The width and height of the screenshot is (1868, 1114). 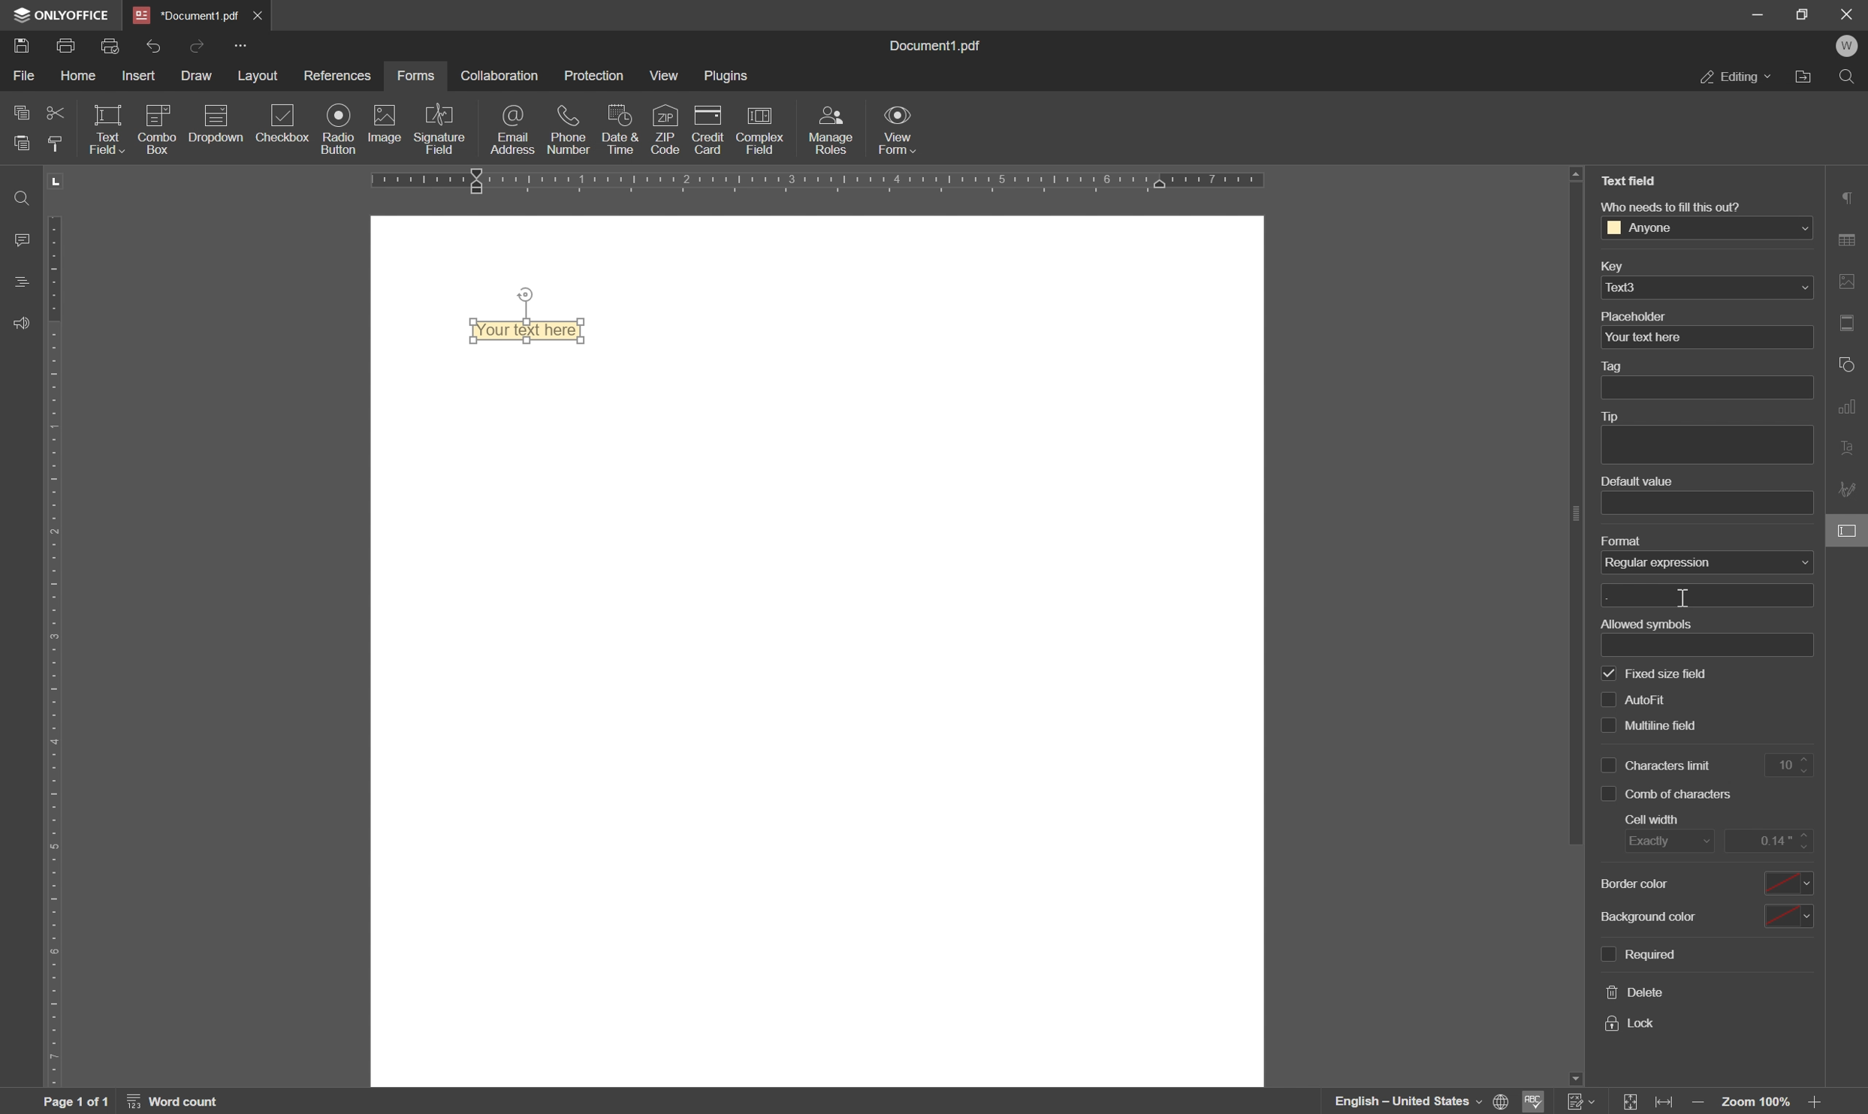 I want to click on quick print, so click(x=116, y=46).